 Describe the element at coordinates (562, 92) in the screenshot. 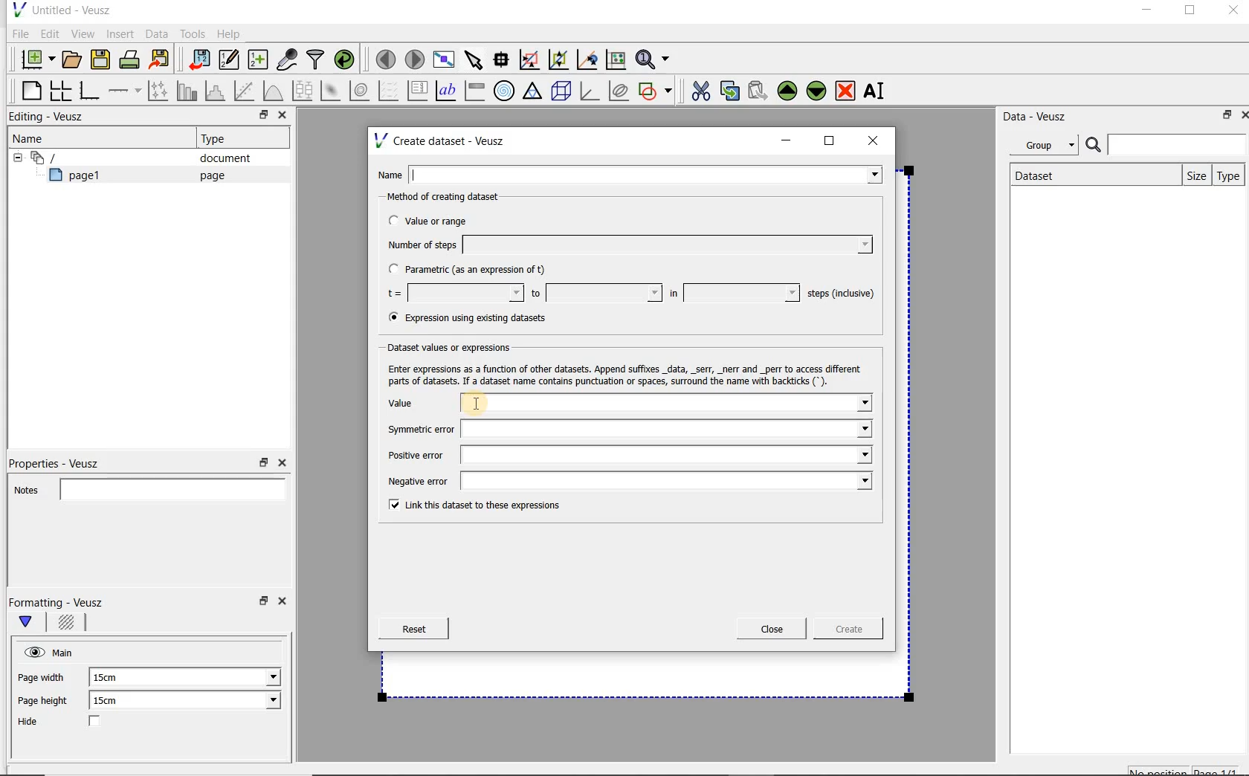

I see `3d scene` at that location.